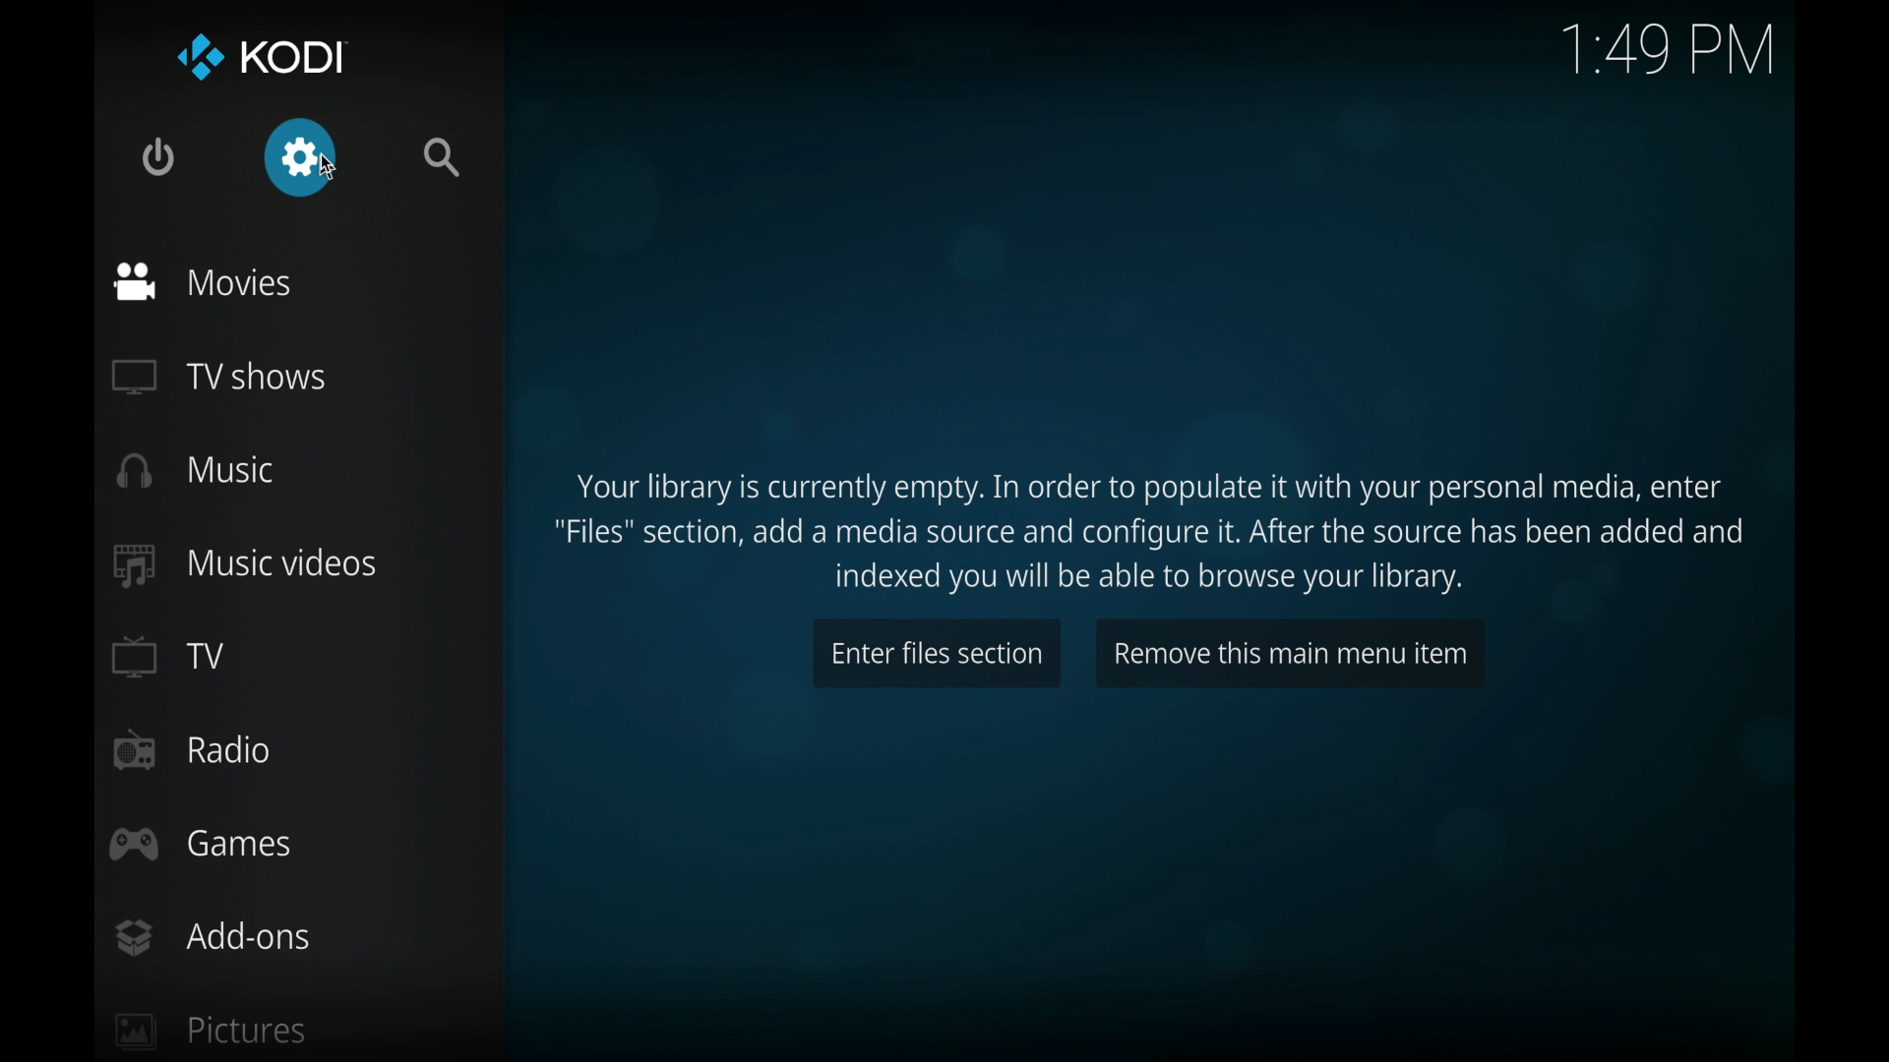  I want to click on settings, so click(300, 158).